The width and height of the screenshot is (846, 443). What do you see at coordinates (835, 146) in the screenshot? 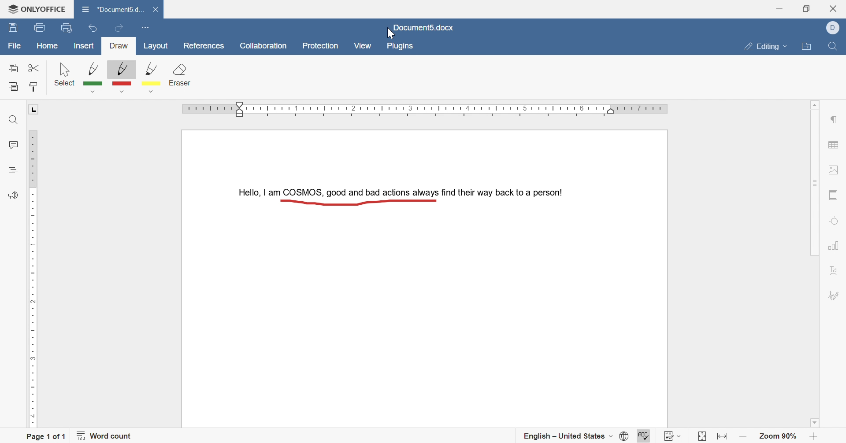
I see `table settings` at bounding box center [835, 146].